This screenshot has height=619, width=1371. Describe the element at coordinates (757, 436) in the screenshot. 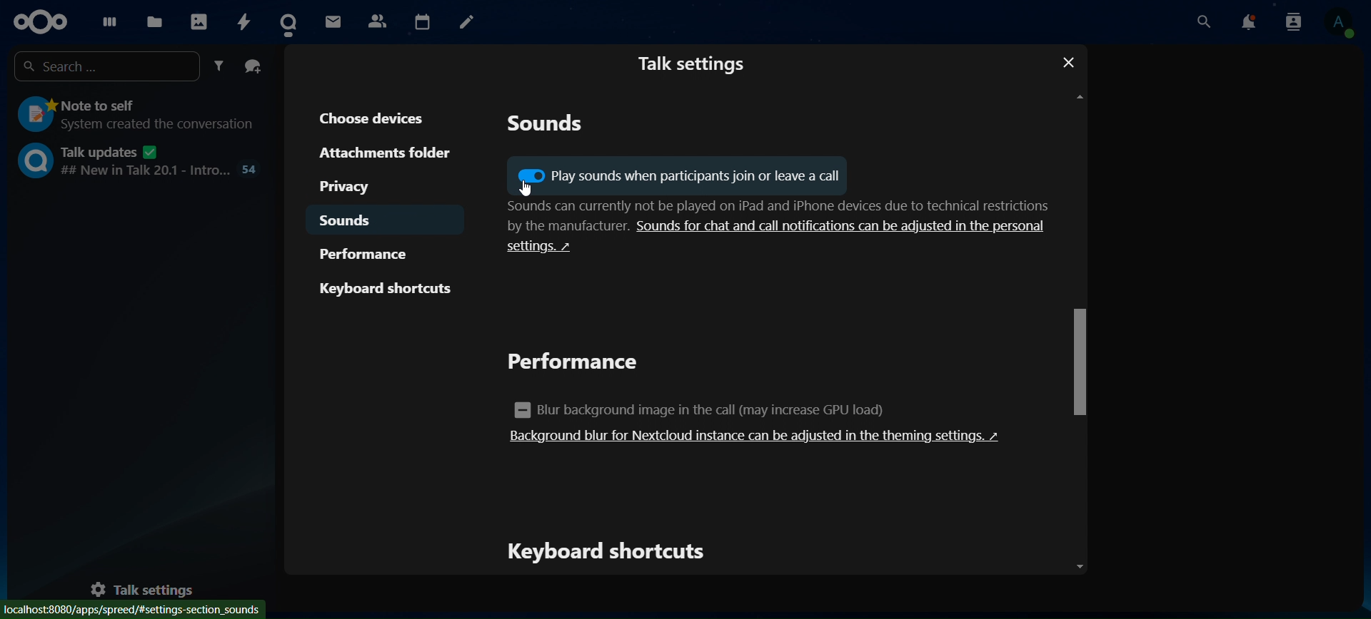

I see `Background blur for nextcloud instance can be adjusted in the theming settings.` at that location.